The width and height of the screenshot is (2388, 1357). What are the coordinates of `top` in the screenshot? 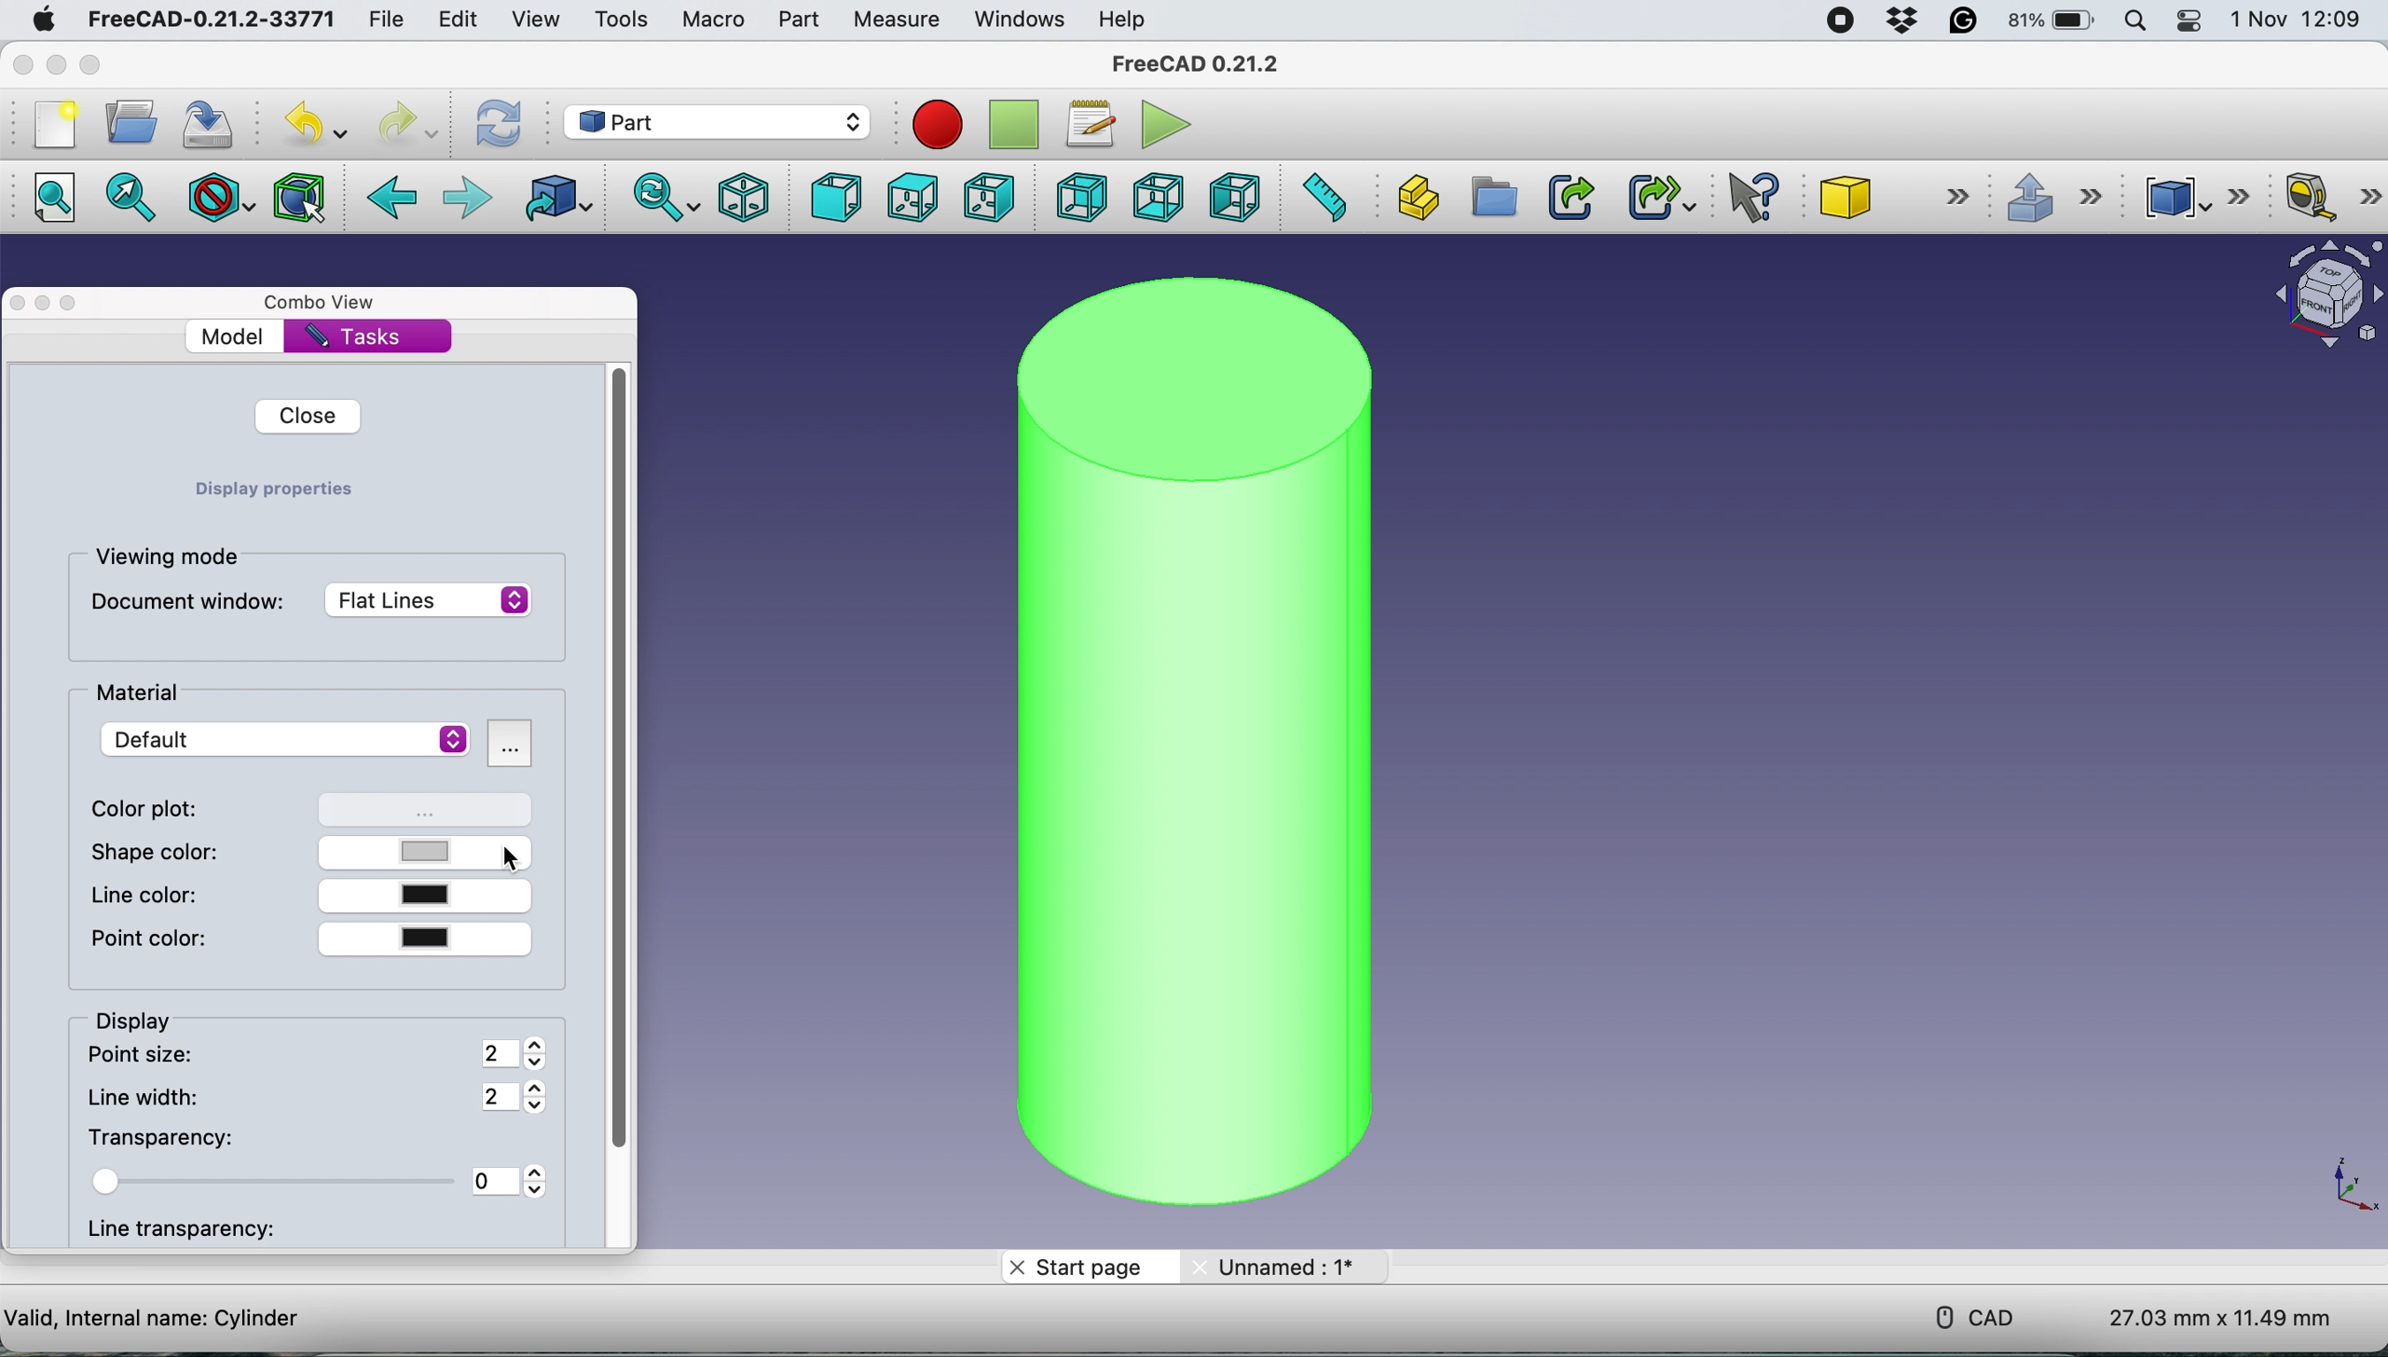 It's located at (908, 198).